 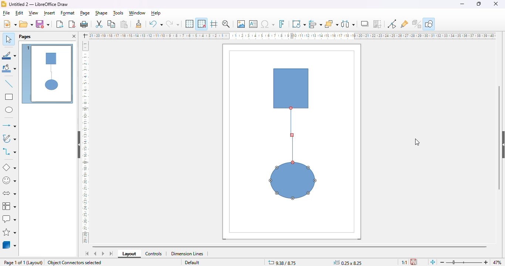 I want to click on controls, so click(x=154, y=254).